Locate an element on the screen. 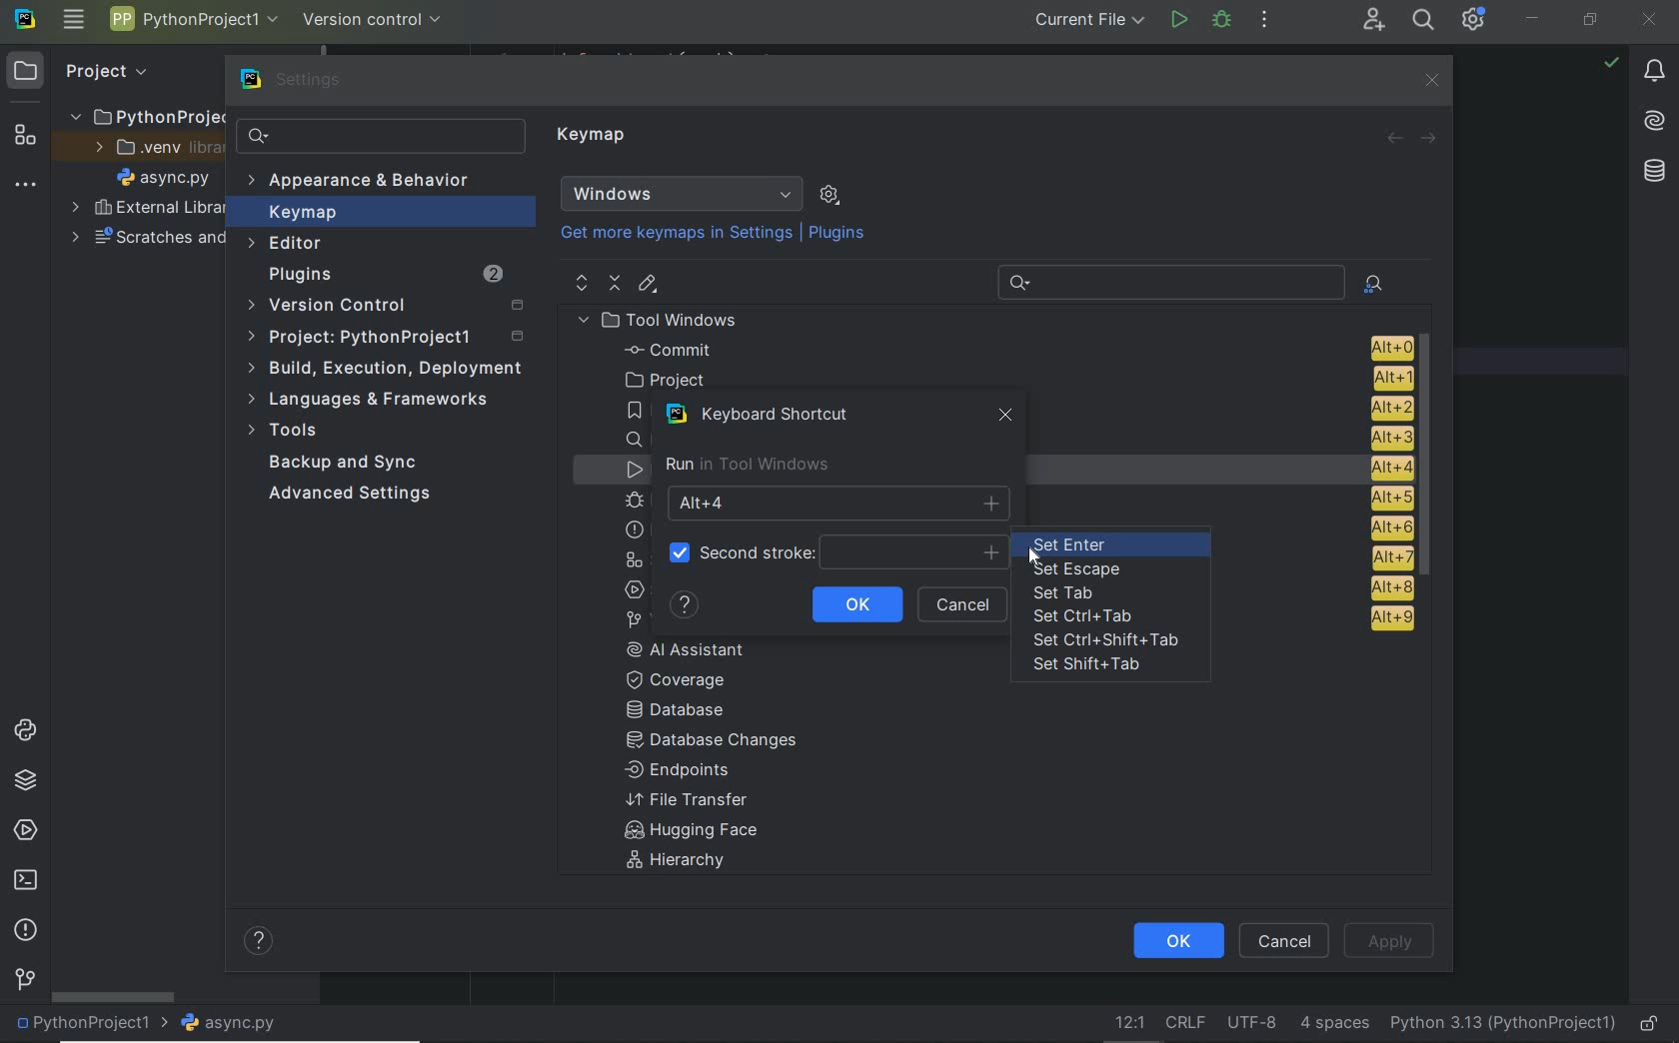 This screenshot has width=1679, height=1043. set Shift+Tab is located at coordinates (1089, 666).